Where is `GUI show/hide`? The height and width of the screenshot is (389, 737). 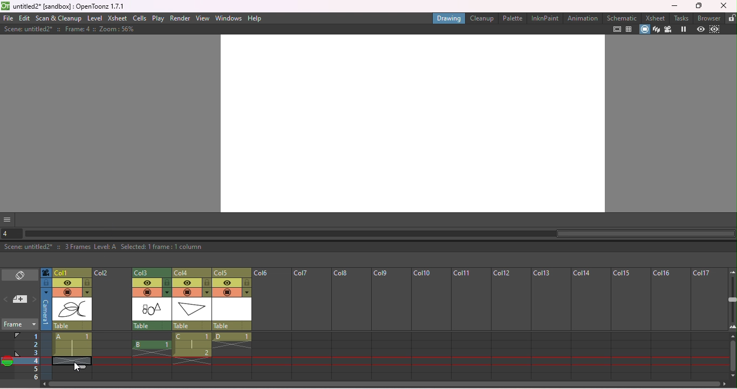 GUI show/hide is located at coordinates (8, 219).